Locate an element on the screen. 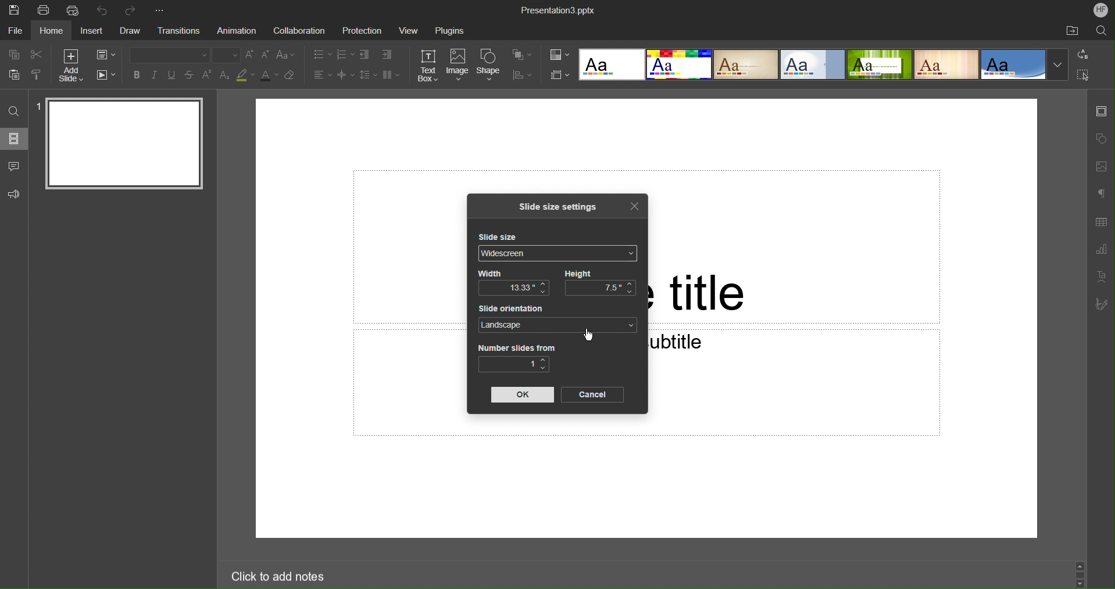  Numbered List is located at coordinates (344, 54).